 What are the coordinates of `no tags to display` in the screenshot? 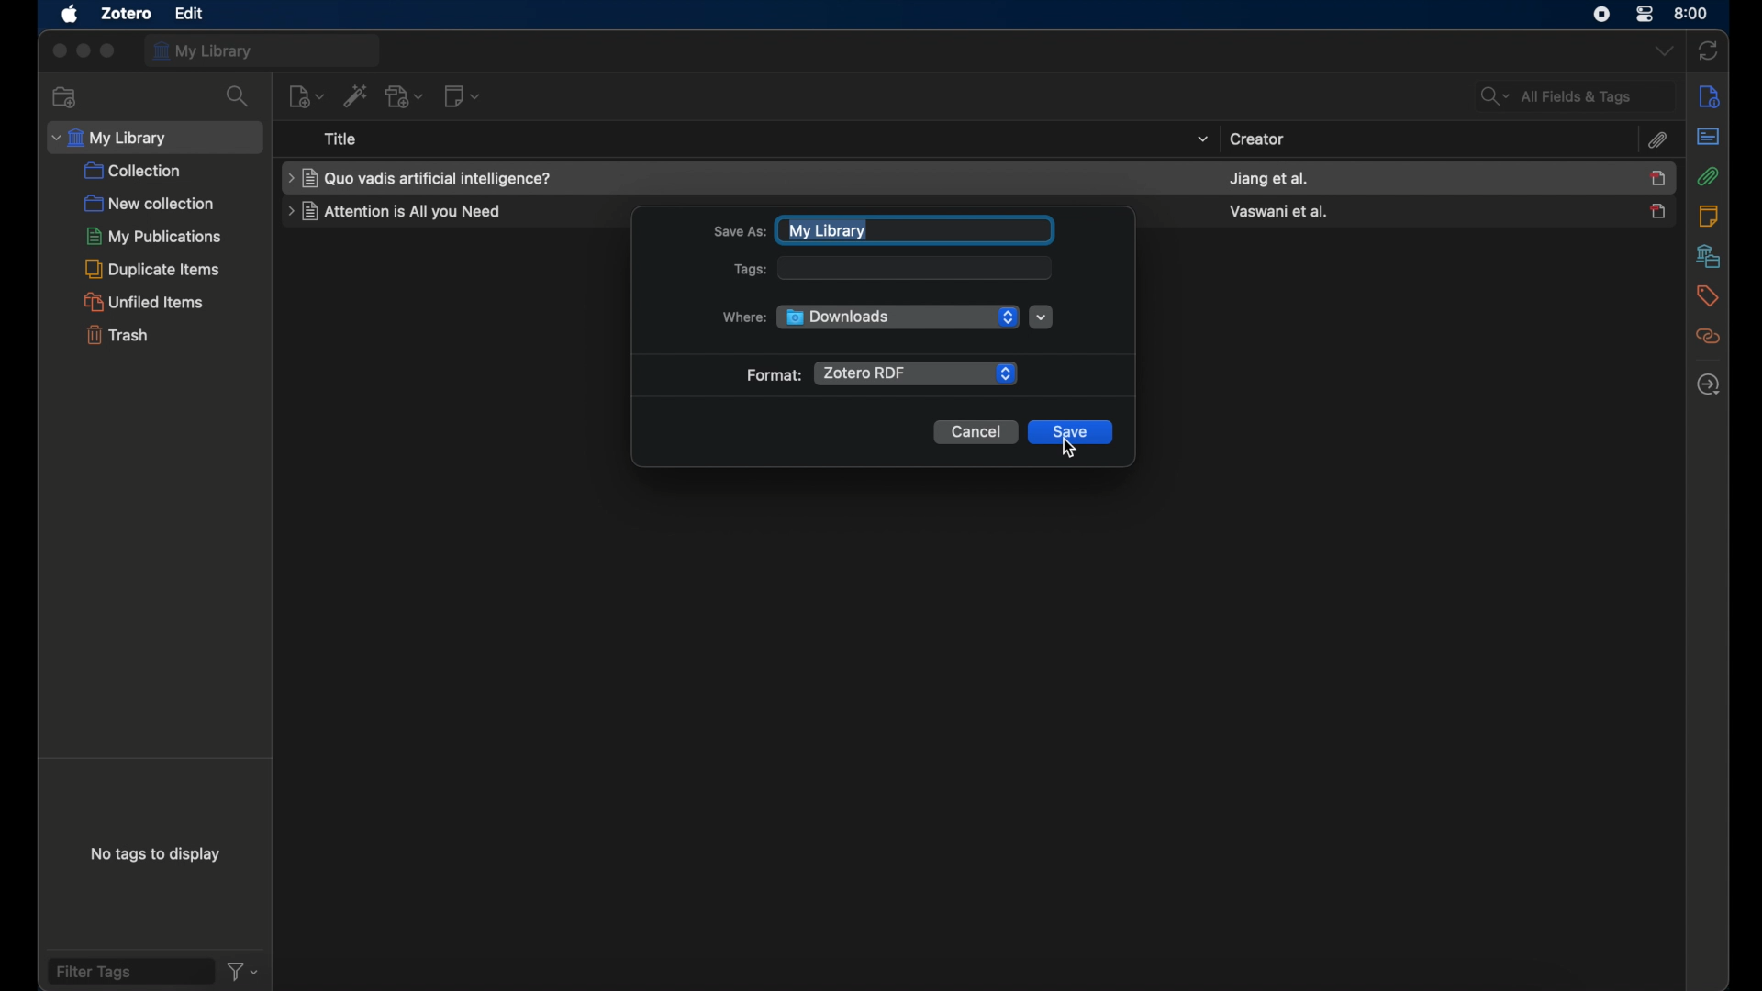 It's located at (156, 858).